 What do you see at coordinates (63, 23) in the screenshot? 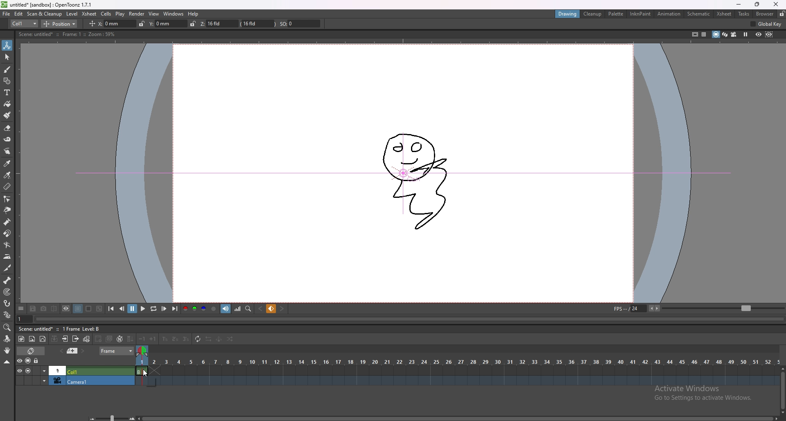
I see `Position` at bounding box center [63, 23].